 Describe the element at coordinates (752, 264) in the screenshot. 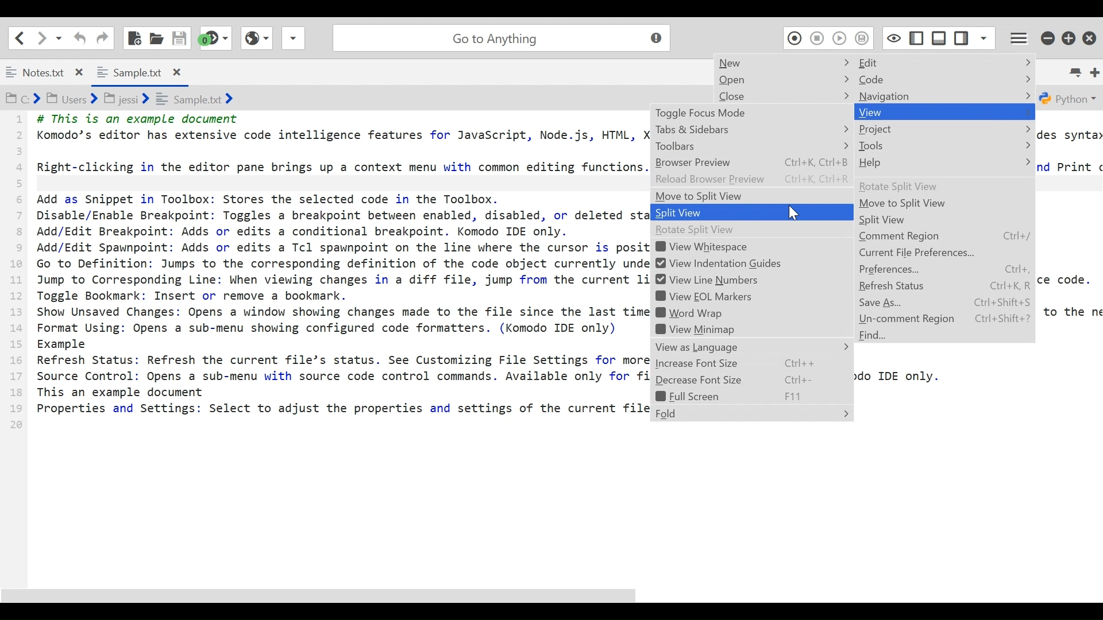

I see `View Indentation Guides` at that location.